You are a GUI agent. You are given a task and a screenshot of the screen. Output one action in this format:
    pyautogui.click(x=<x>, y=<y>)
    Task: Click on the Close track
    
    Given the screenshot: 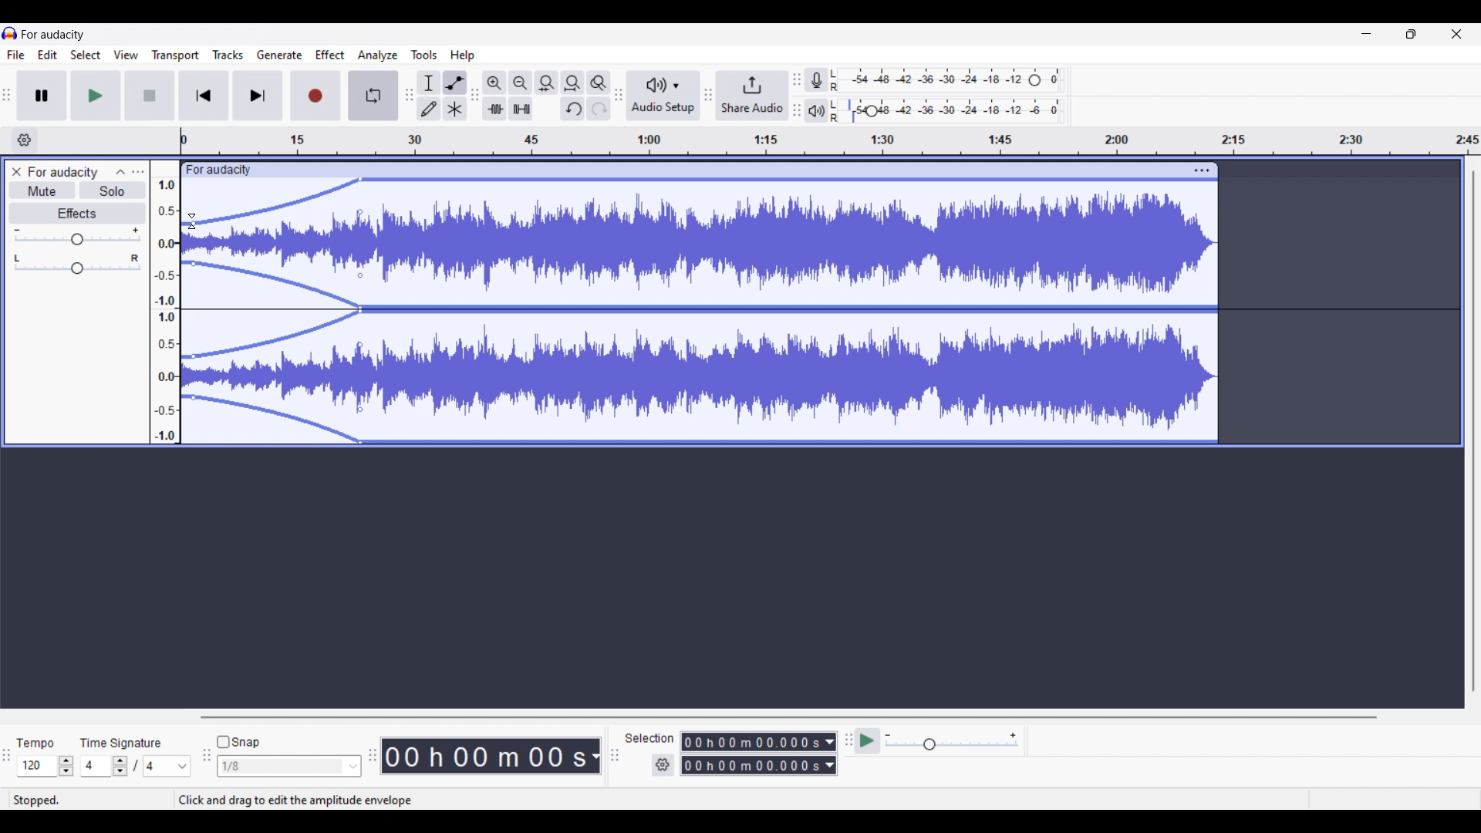 What is the action you would take?
    pyautogui.click(x=17, y=171)
    